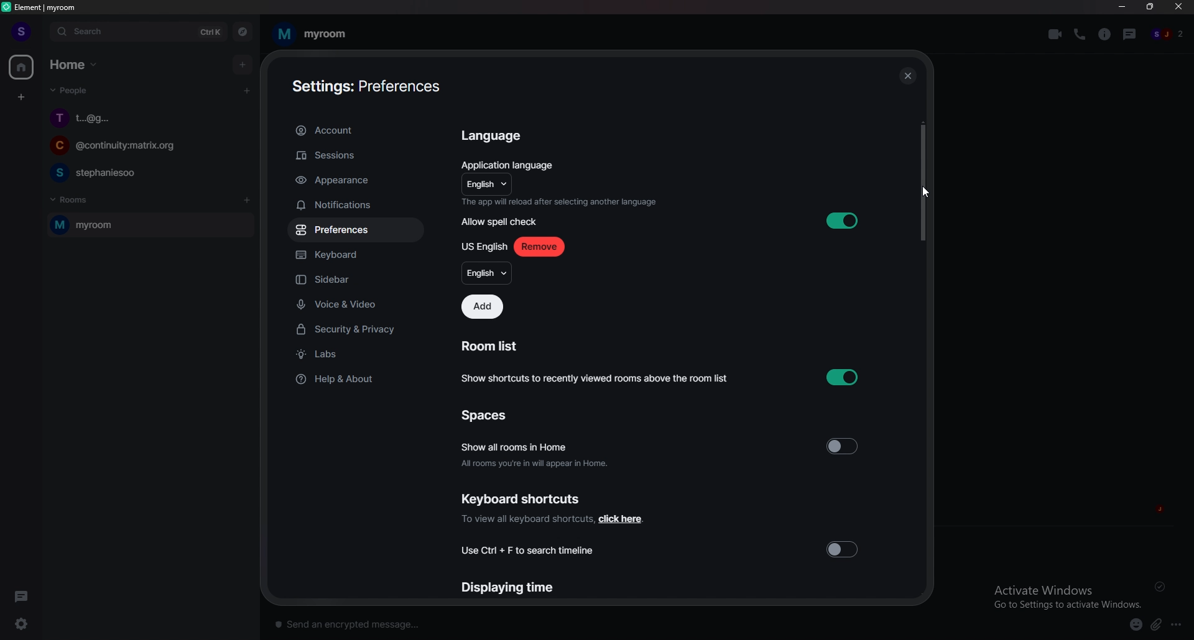 The image size is (1194, 640). What do you see at coordinates (532, 550) in the screenshot?
I see `use ctrl+f to search timeline` at bounding box center [532, 550].